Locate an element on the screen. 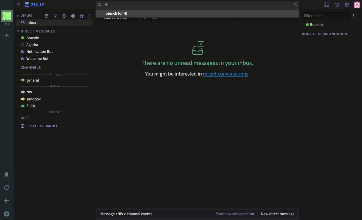 The height and width of the screenshot is (220, 362). workspace profile is located at coordinates (7, 17).